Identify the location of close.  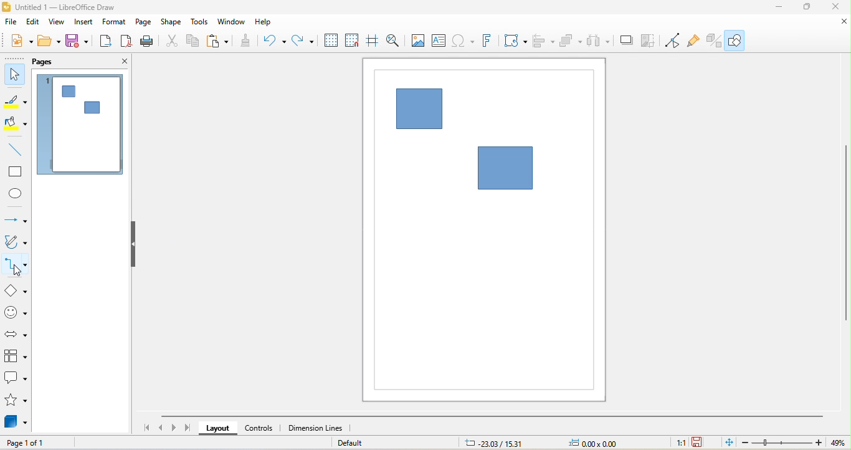
(842, 21).